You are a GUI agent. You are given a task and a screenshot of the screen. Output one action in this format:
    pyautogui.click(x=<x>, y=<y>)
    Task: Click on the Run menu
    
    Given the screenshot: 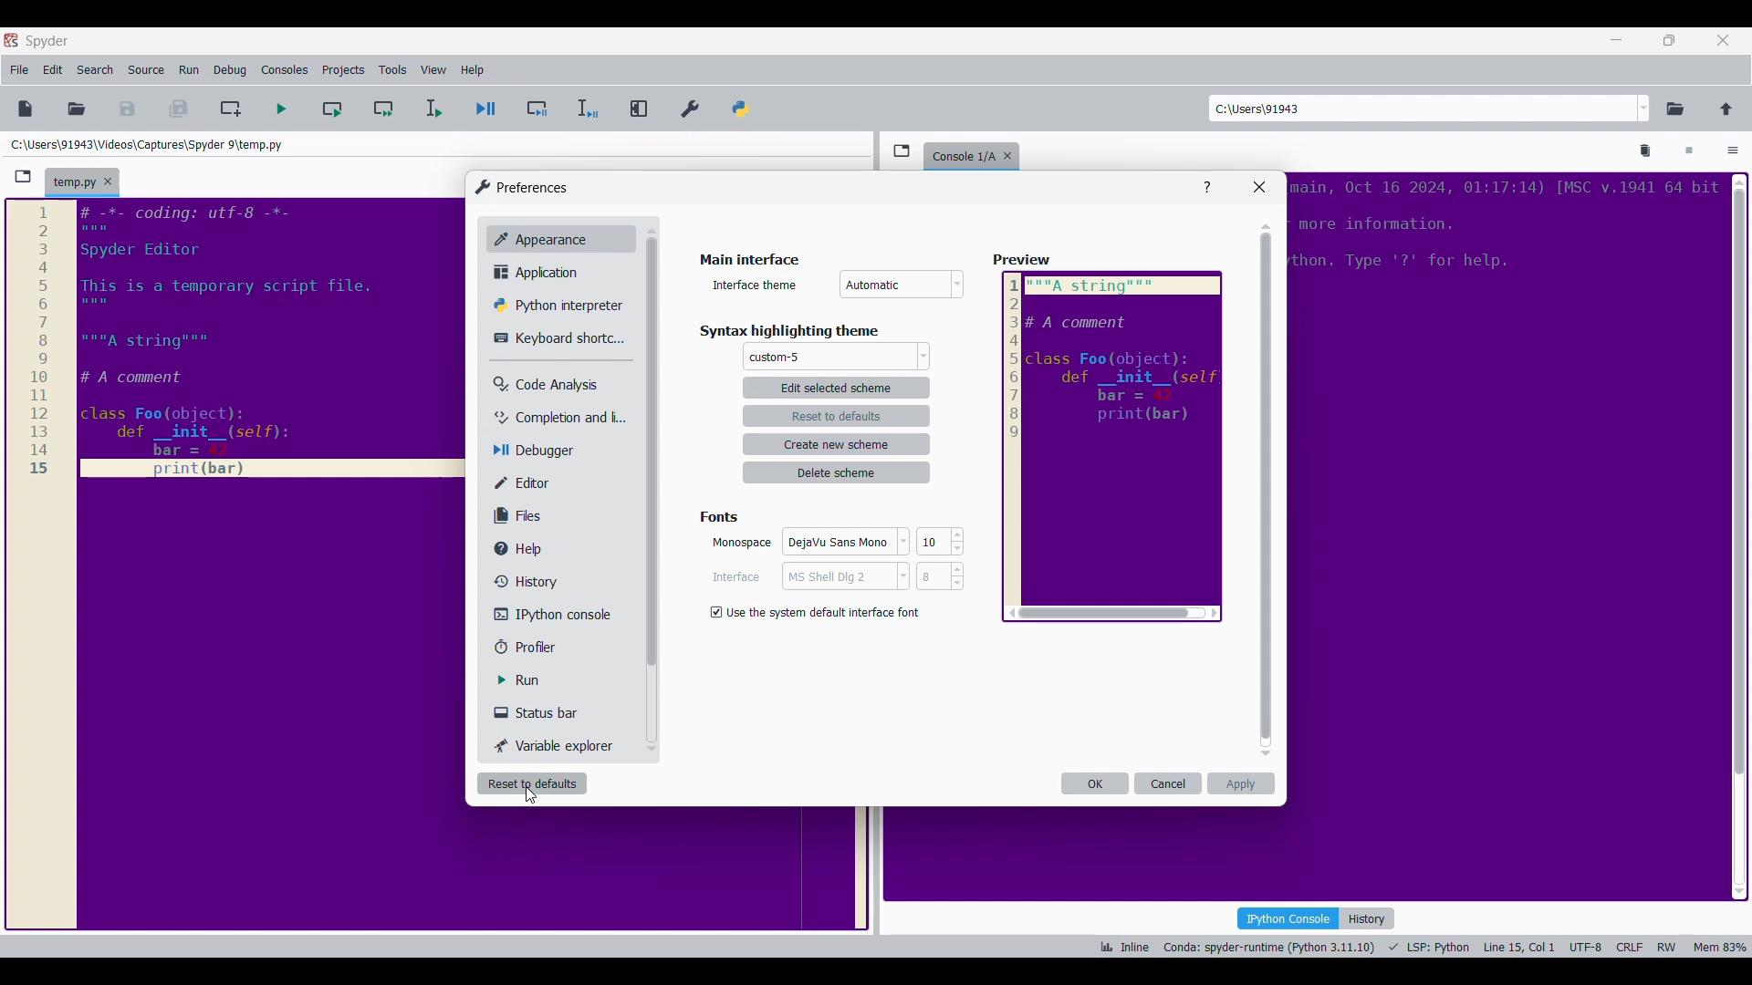 What is the action you would take?
    pyautogui.click(x=189, y=70)
    